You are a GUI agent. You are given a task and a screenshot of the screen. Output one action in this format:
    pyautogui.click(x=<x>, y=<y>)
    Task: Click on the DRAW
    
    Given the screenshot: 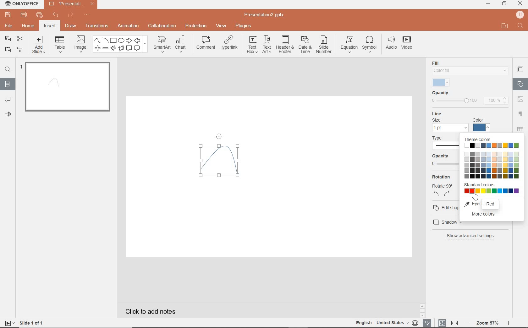 What is the action you would take?
    pyautogui.click(x=71, y=26)
    